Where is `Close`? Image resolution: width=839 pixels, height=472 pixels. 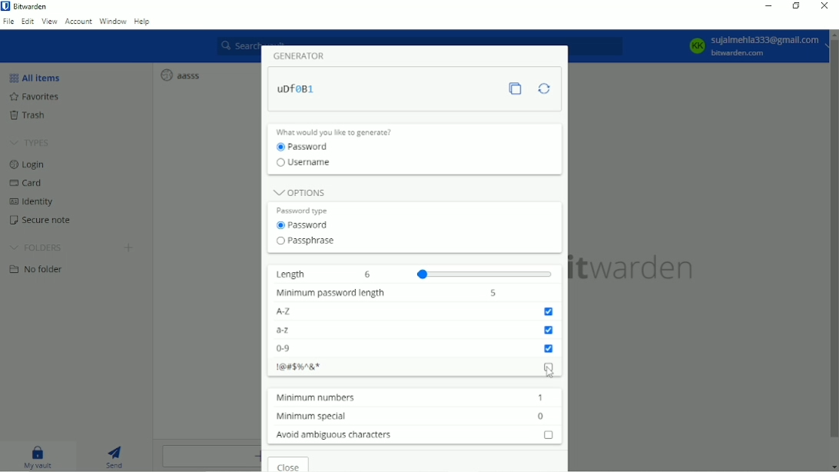 Close is located at coordinates (288, 464).